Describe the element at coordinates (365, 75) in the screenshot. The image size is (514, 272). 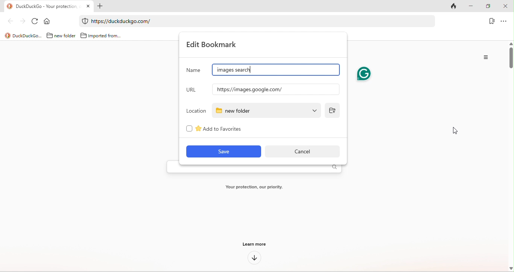
I see `grammarly` at that location.